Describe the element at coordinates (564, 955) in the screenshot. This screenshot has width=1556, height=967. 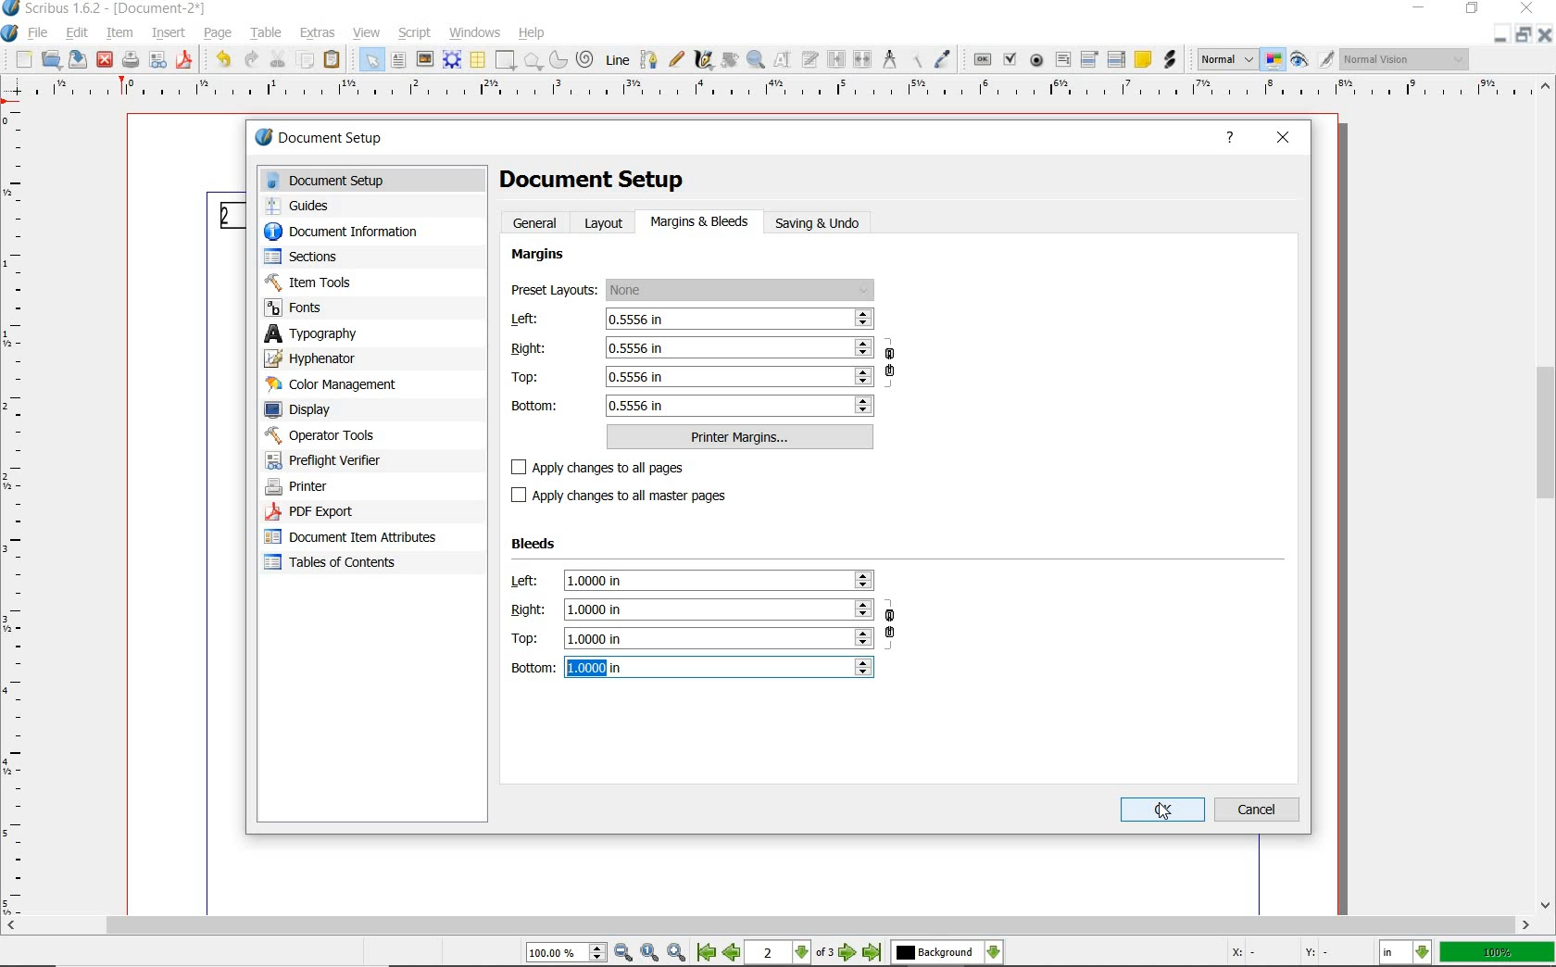
I see `Zoom 100.00%` at that location.